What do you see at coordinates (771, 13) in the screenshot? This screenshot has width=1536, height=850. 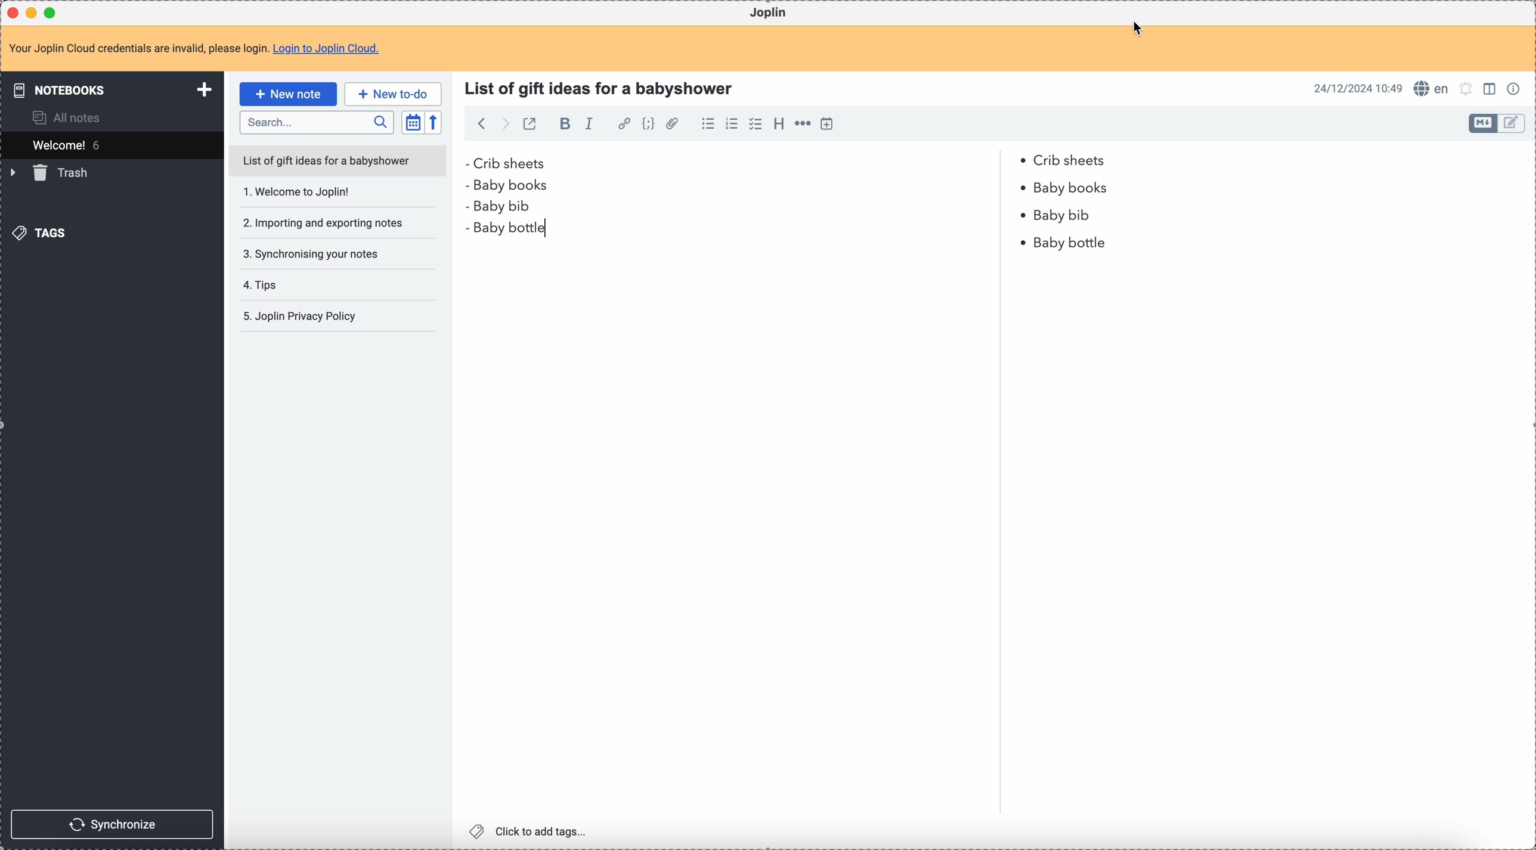 I see `Joplin` at bounding box center [771, 13].